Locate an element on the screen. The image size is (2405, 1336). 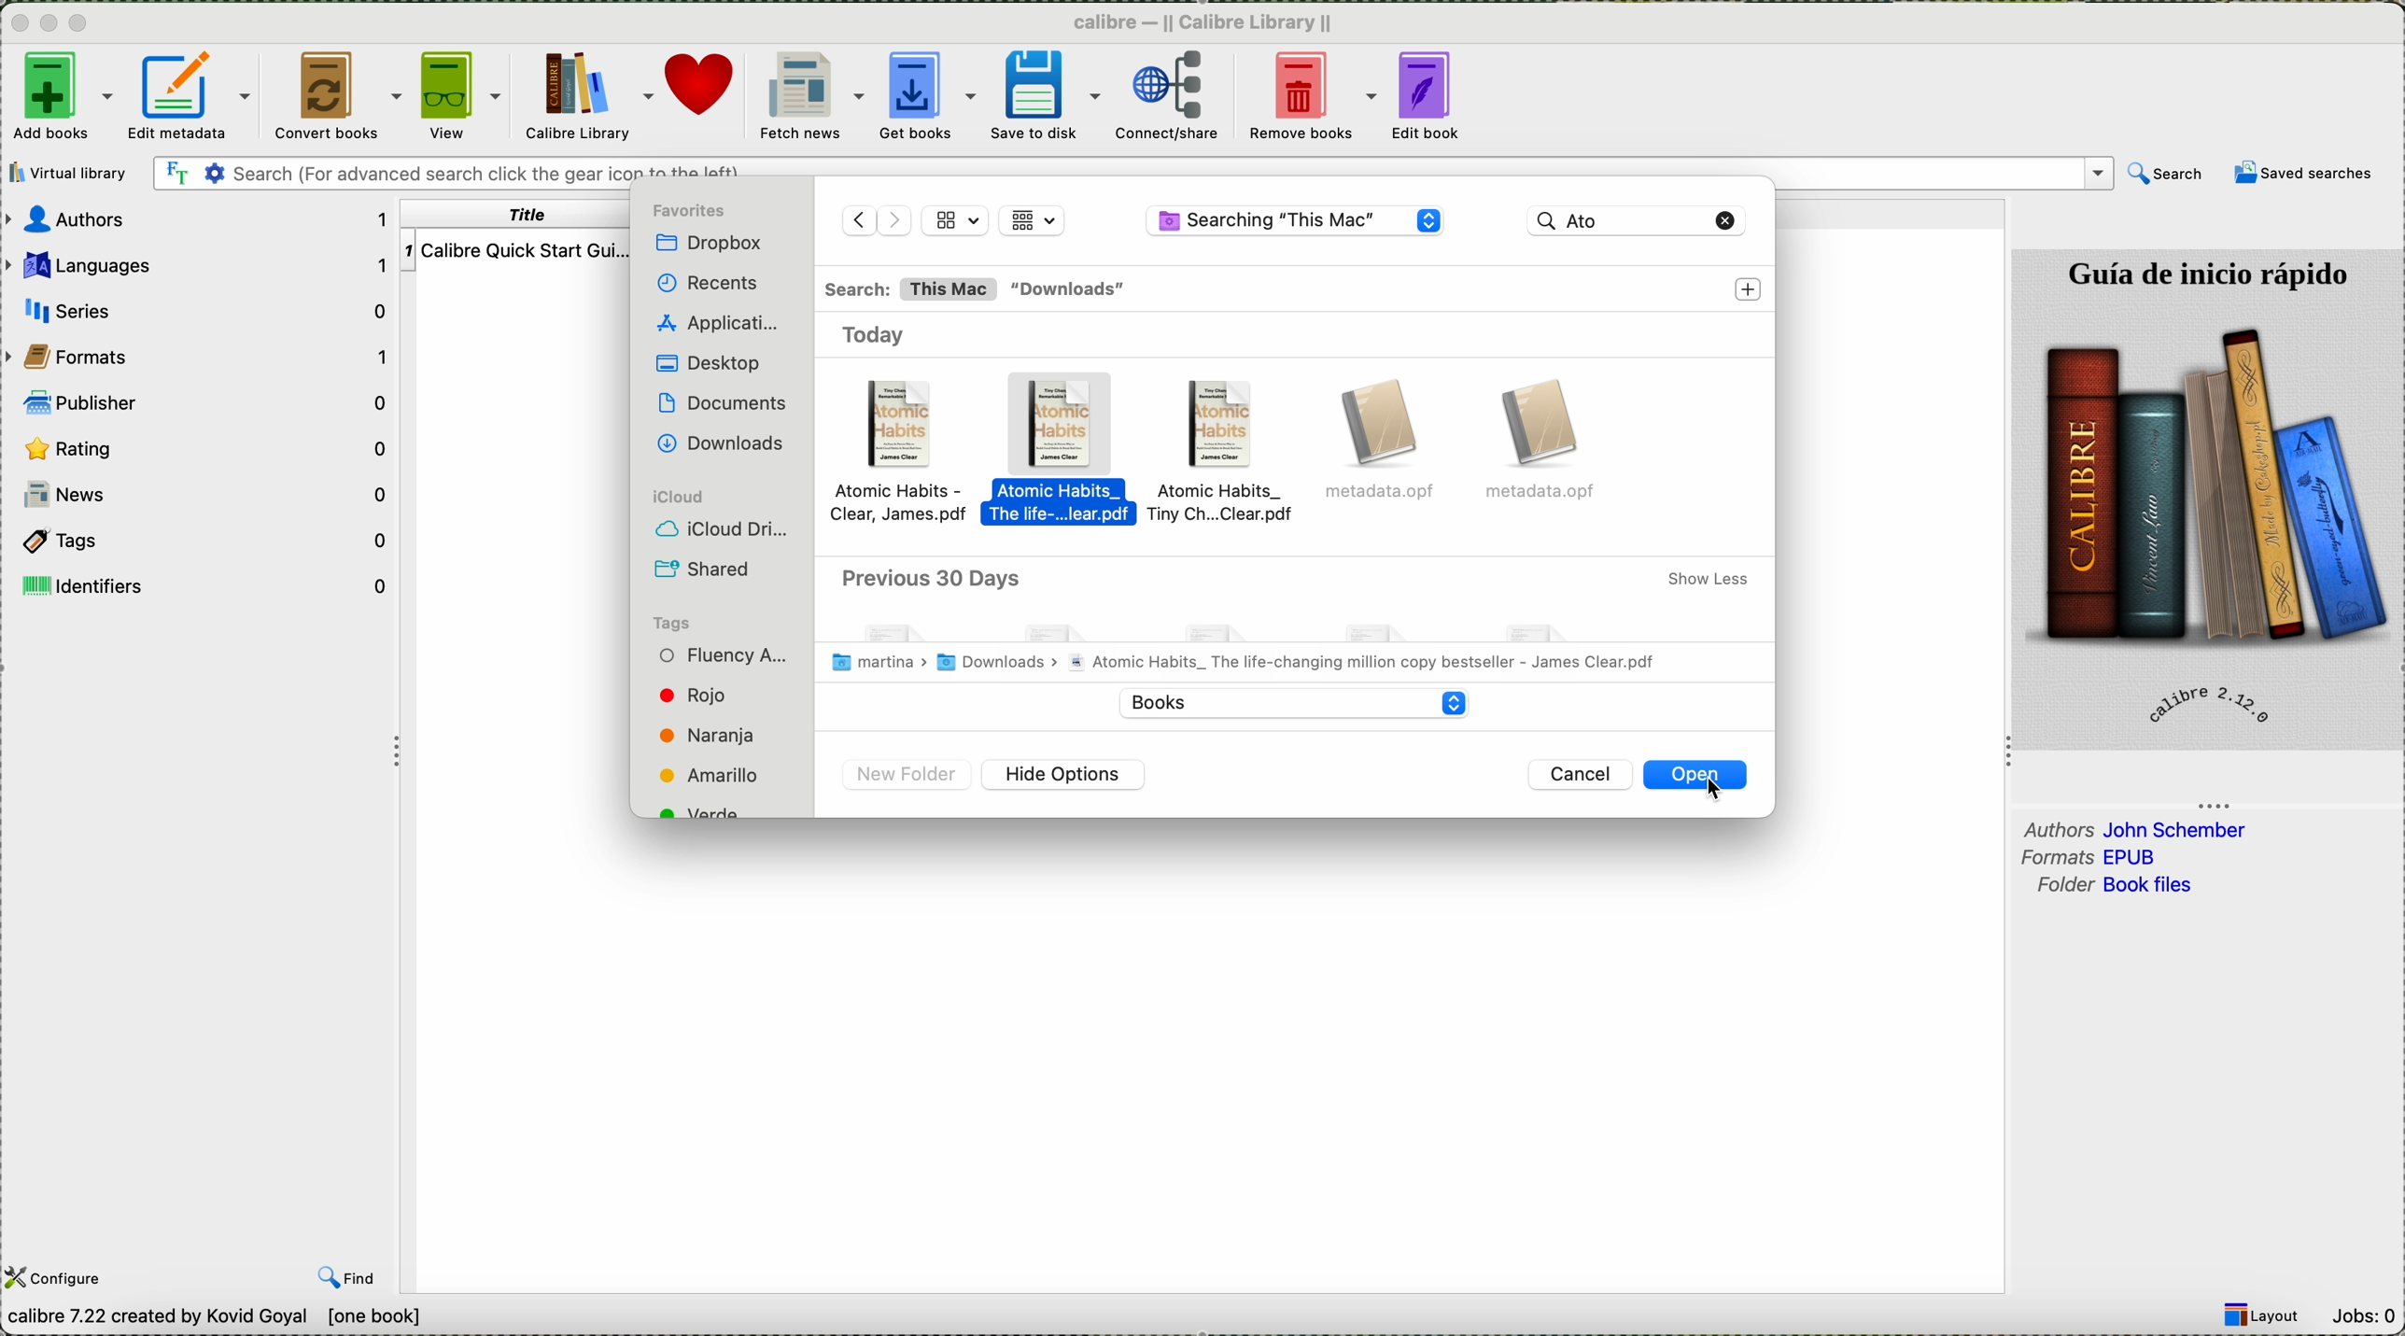
maximize program is located at coordinates (82, 24).